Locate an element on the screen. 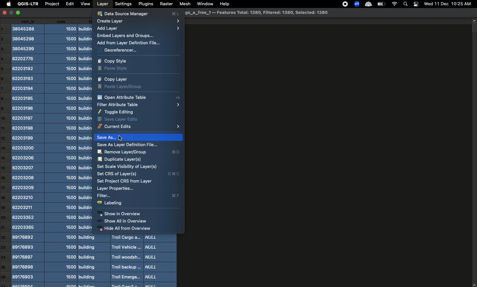 This screenshot has height=287, width=477. Click is located at coordinates (111, 137).